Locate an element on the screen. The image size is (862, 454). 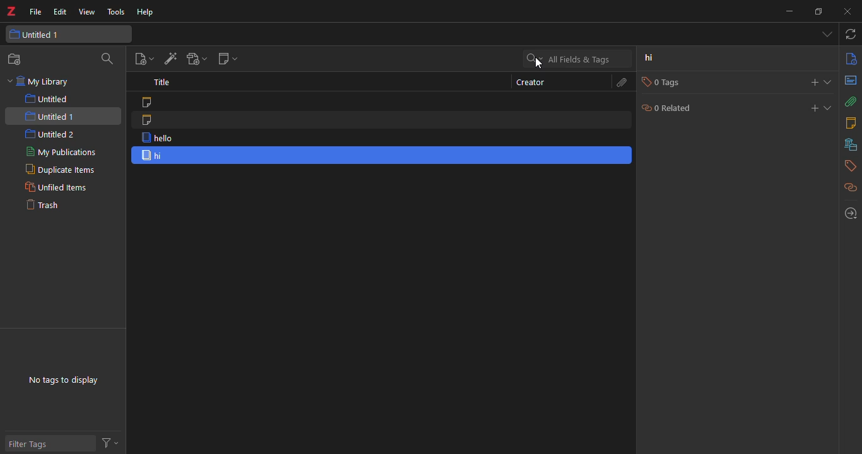
hello is located at coordinates (158, 137).